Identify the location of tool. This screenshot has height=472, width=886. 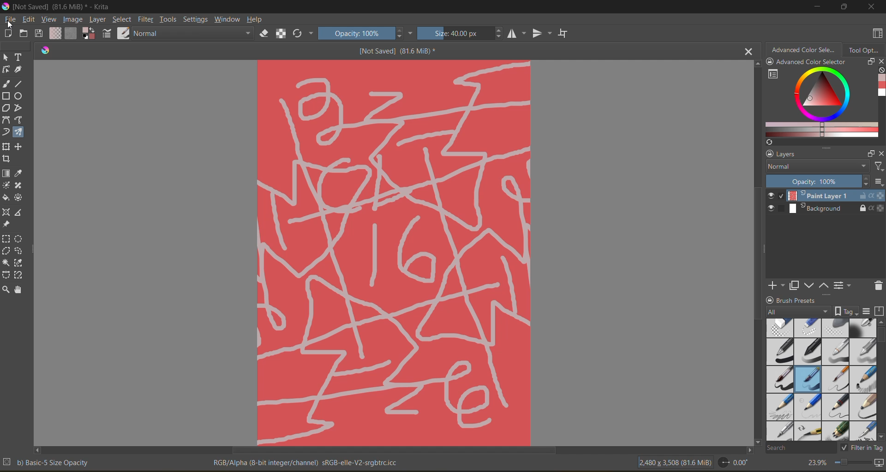
(18, 97).